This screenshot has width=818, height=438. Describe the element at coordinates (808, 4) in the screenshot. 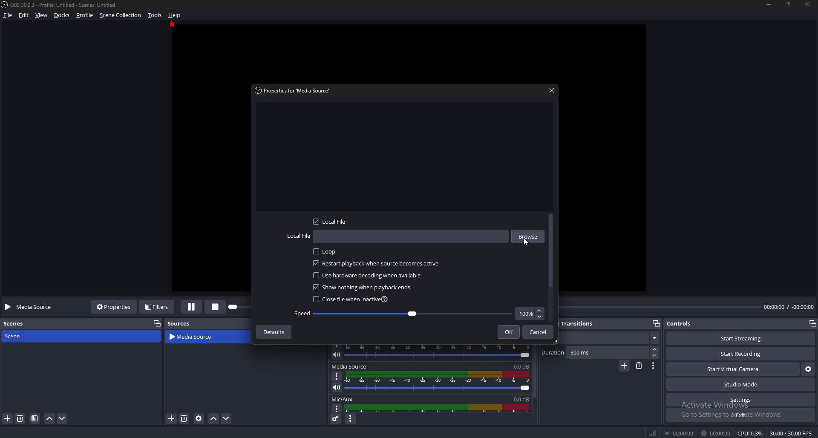

I see `close` at that location.